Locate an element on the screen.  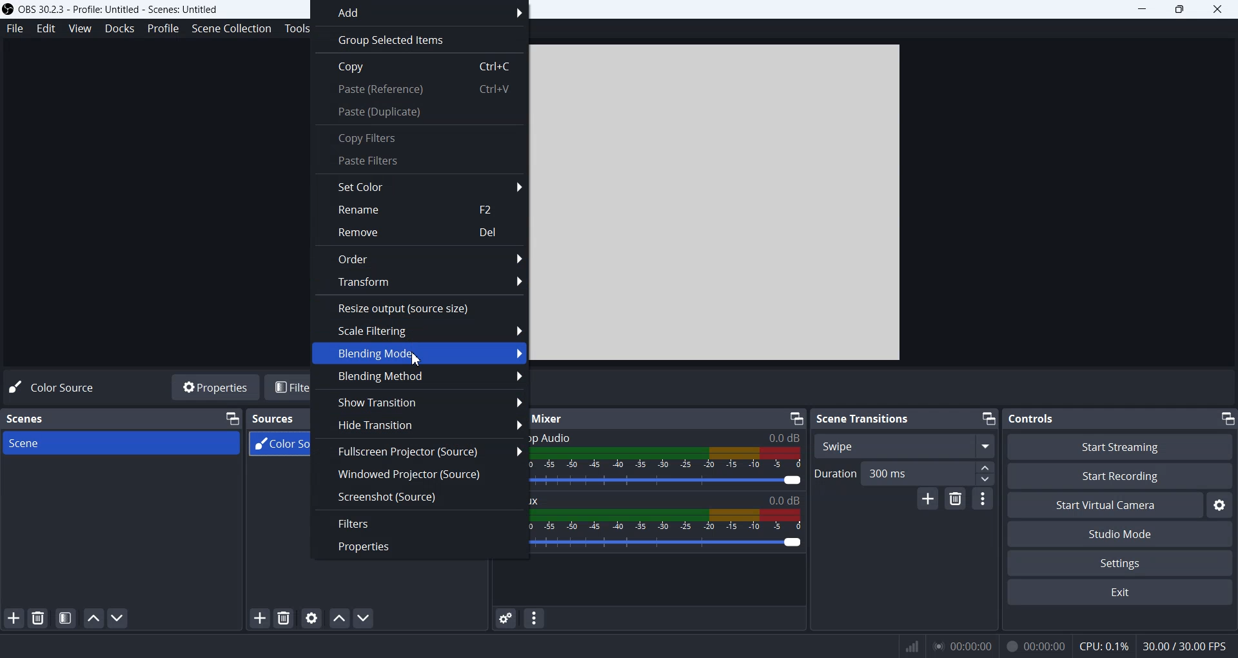
Paste (references) is located at coordinates (418, 92).